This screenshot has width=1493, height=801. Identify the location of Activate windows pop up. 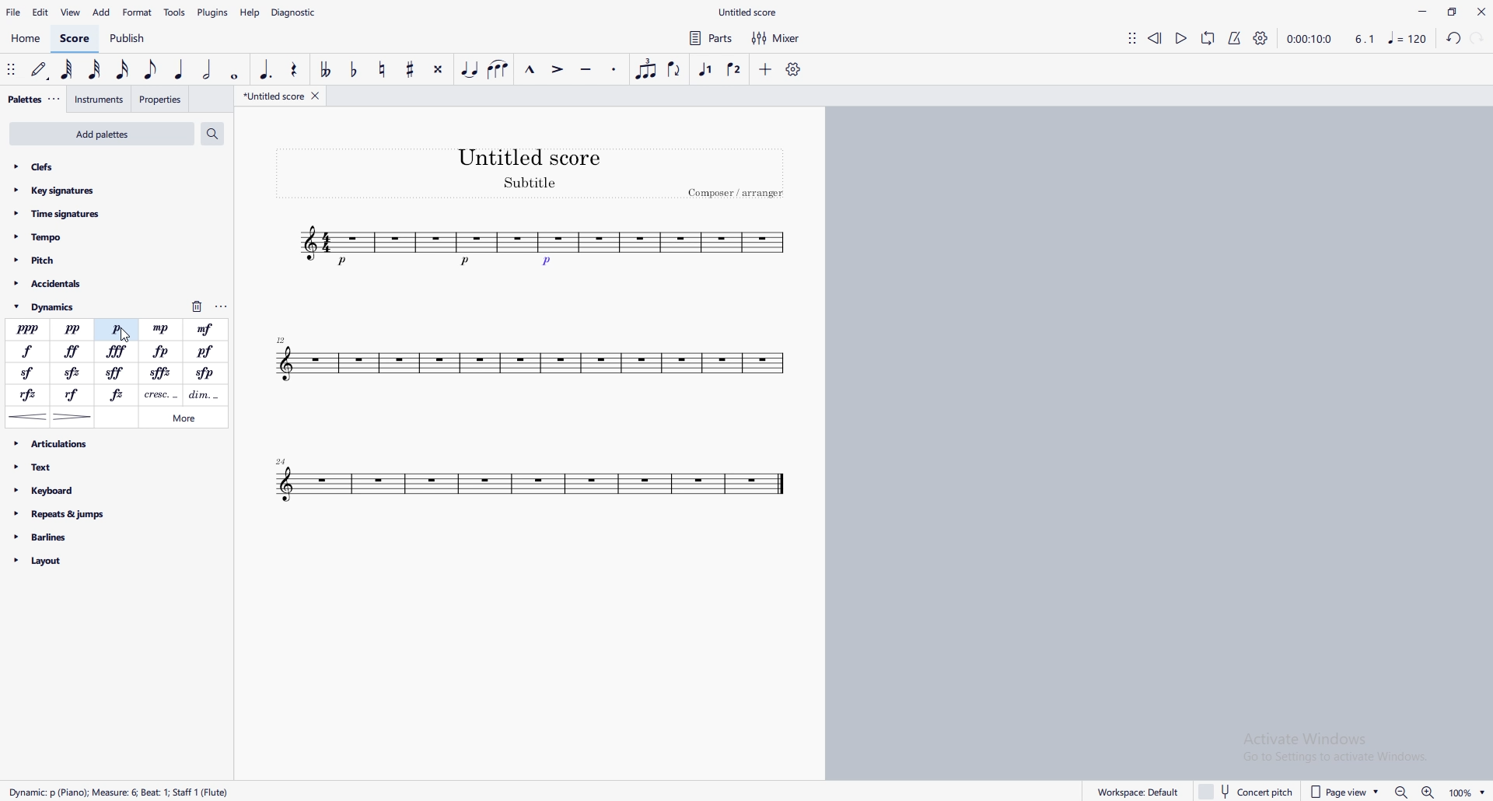
(1347, 750).